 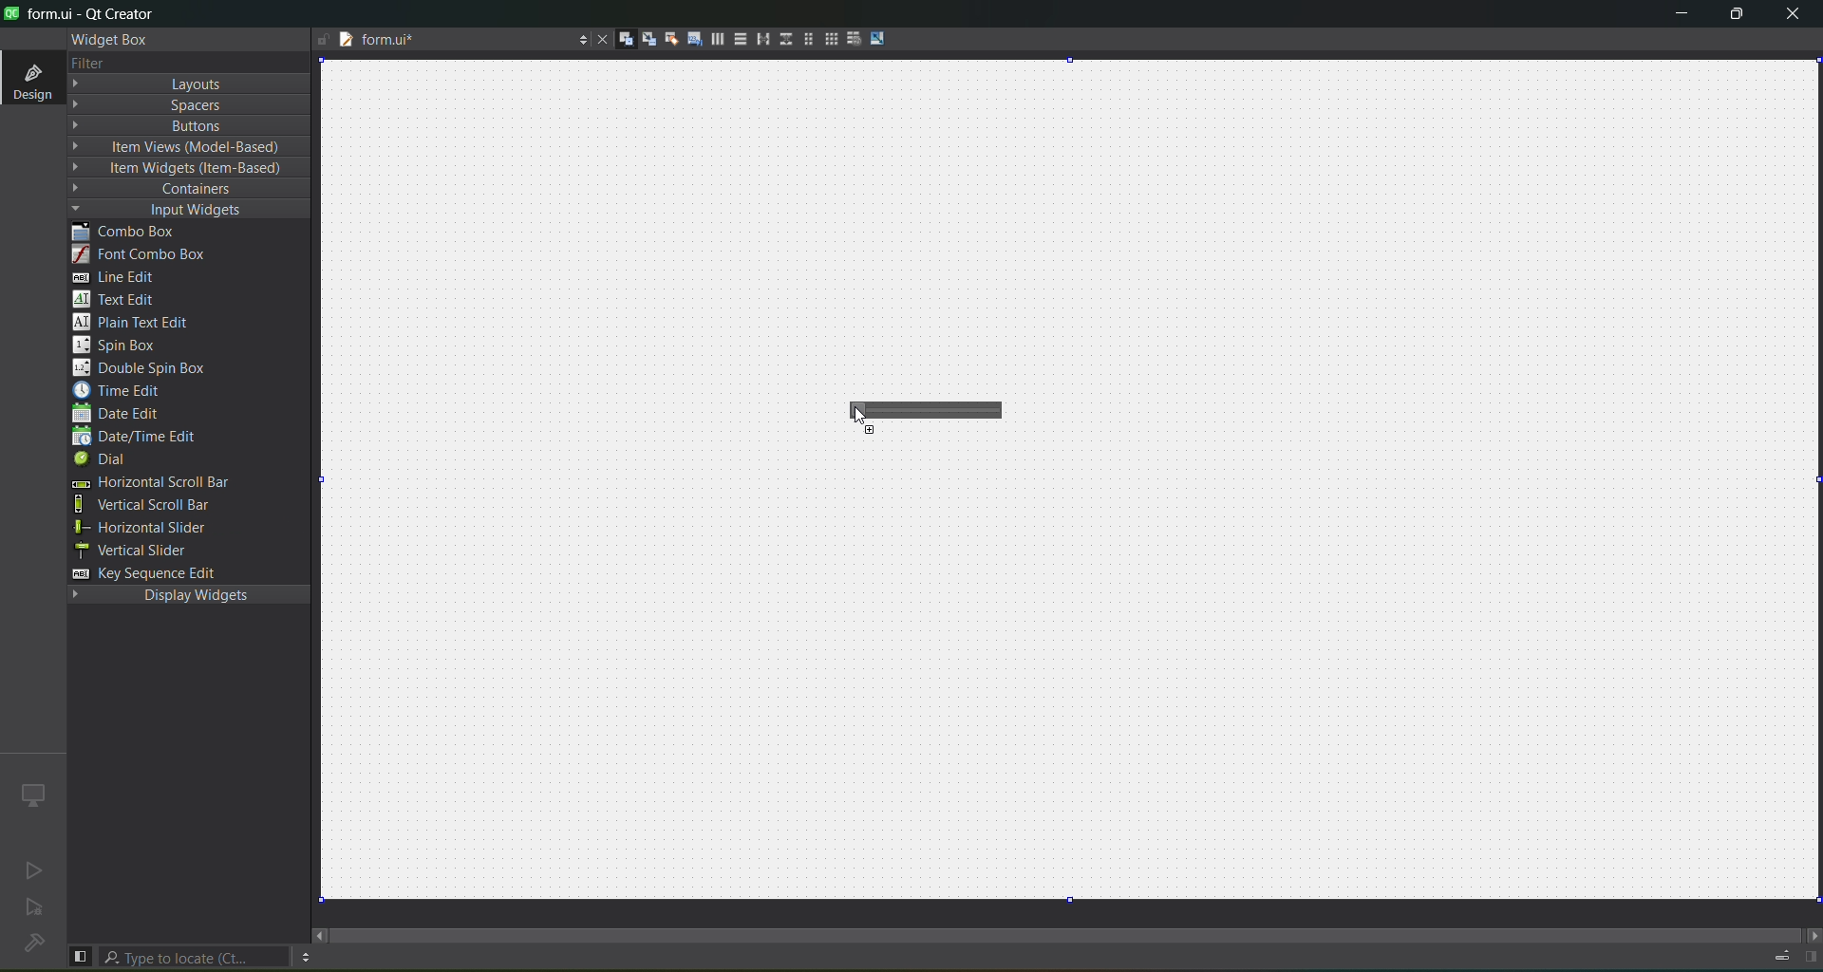 I want to click on buddies, so click(x=665, y=40).